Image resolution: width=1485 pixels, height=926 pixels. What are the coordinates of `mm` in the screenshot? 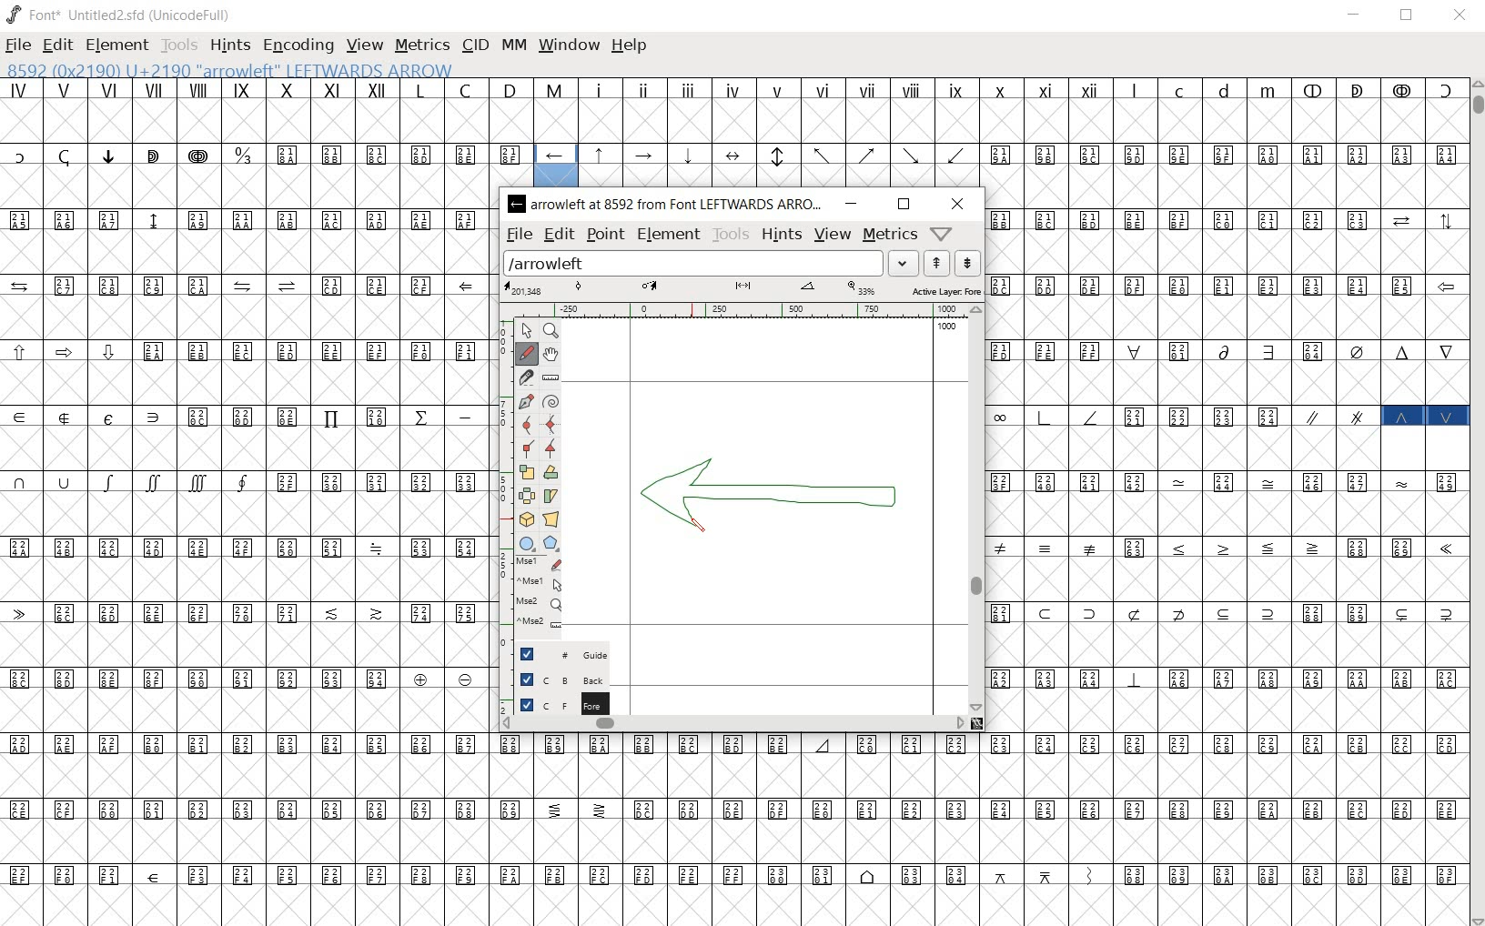 It's located at (514, 45).